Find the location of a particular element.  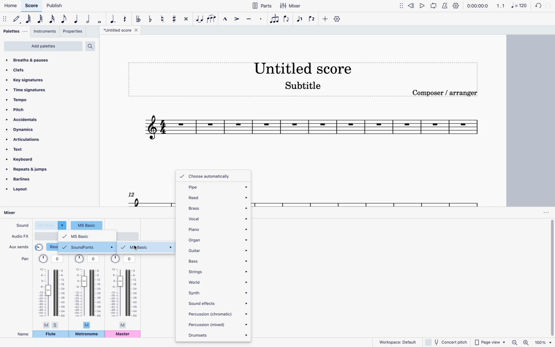

settings is located at coordinates (456, 6).